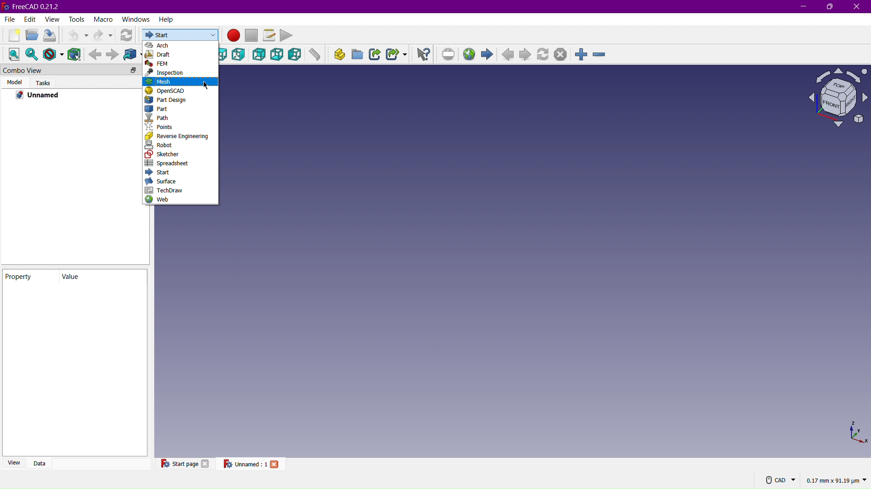 This screenshot has width=871, height=489. I want to click on close, so click(206, 463).